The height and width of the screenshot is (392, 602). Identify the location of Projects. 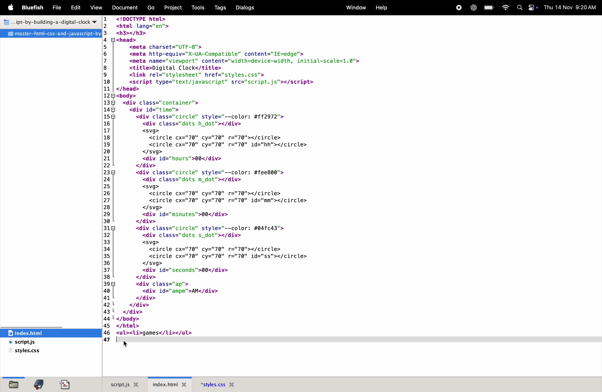
(175, 7).